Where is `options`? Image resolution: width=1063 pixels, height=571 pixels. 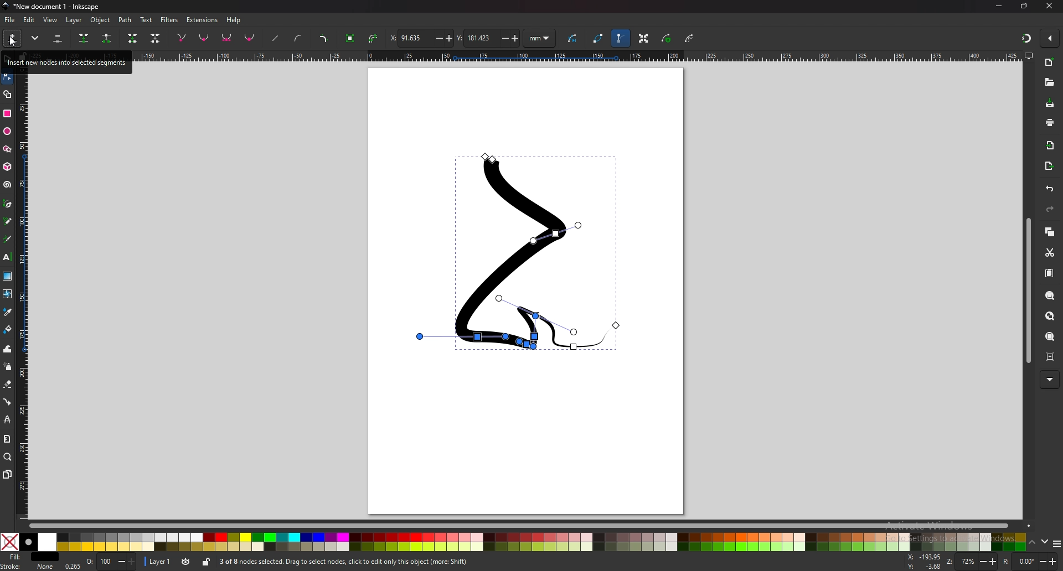 options is located at coordinates (1056, 543).